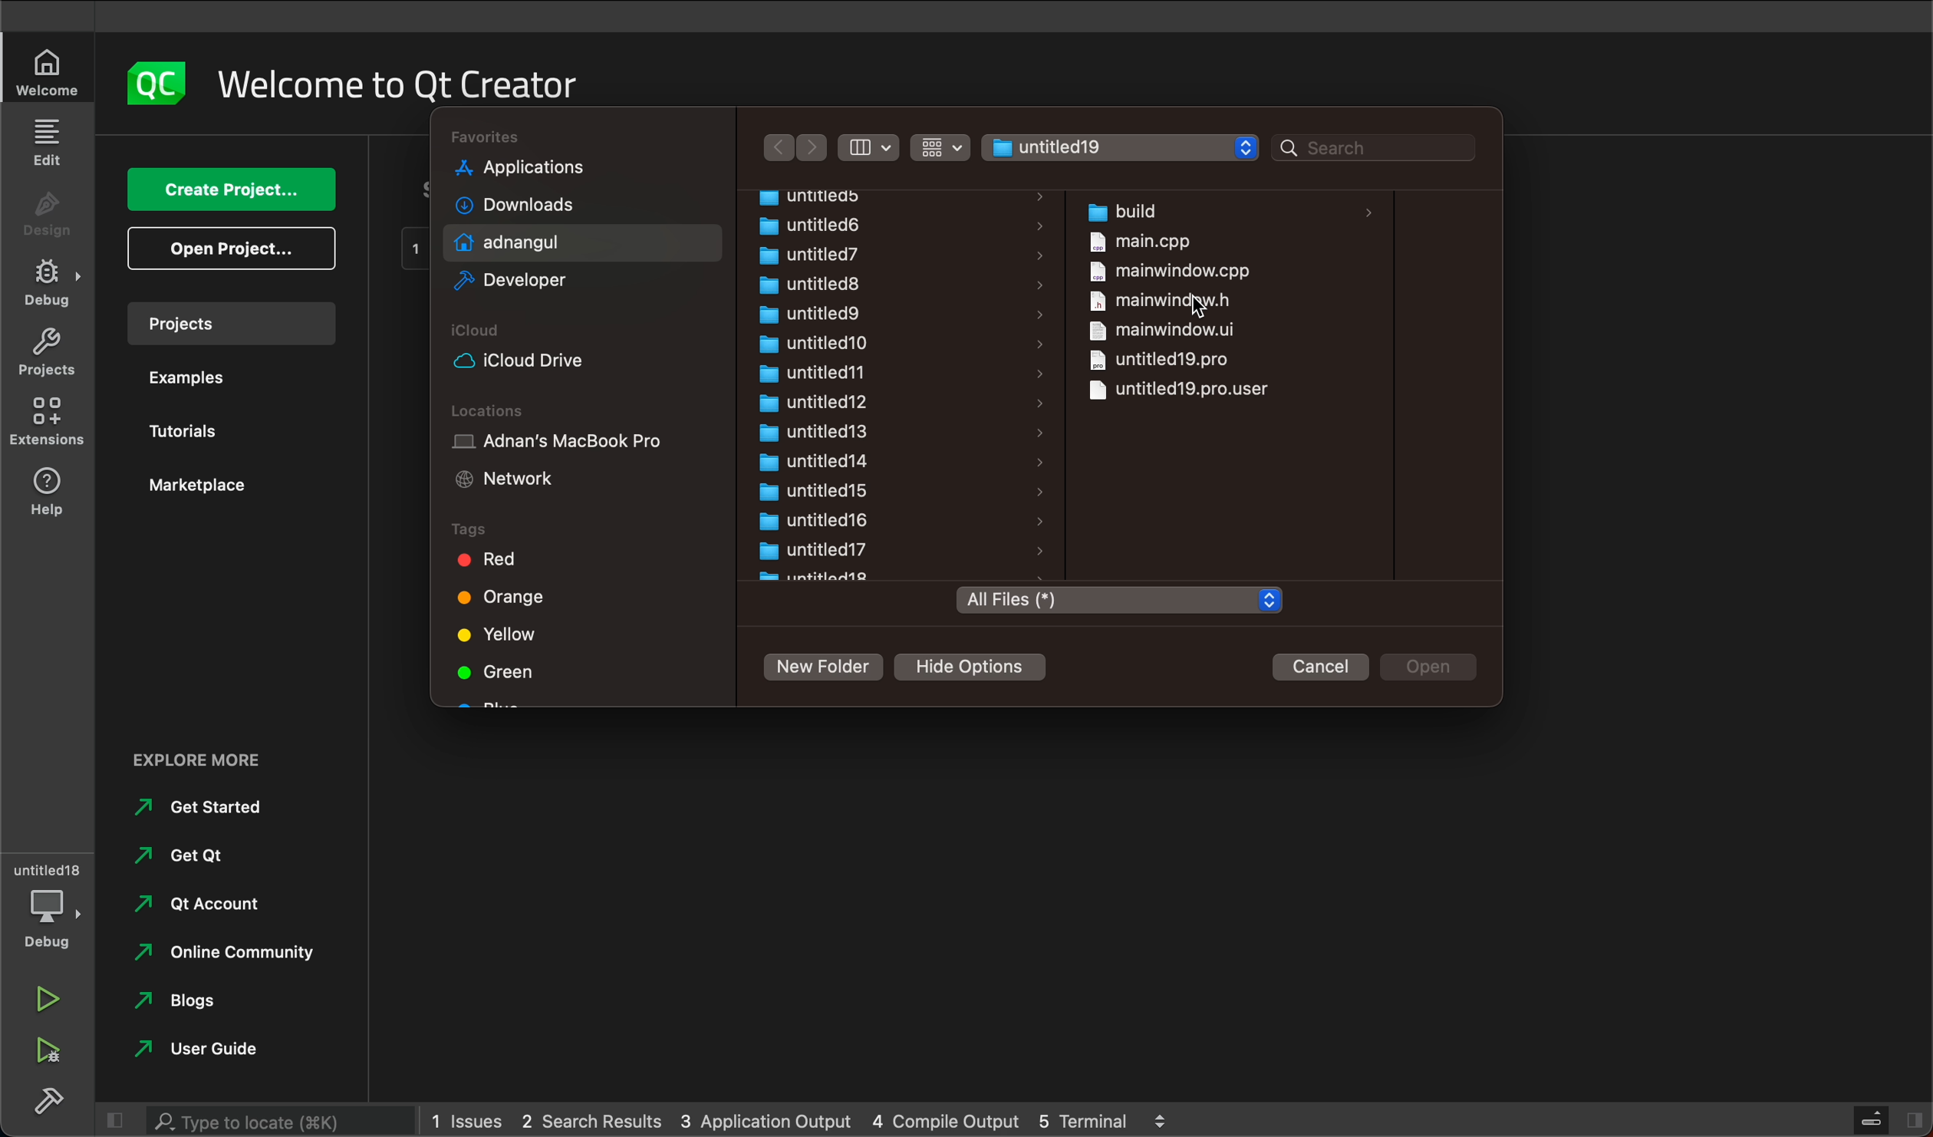  What do you see at coordinates (816, 344) in the screenshot?
I see `untitled10` at bounding box center [816, 344].